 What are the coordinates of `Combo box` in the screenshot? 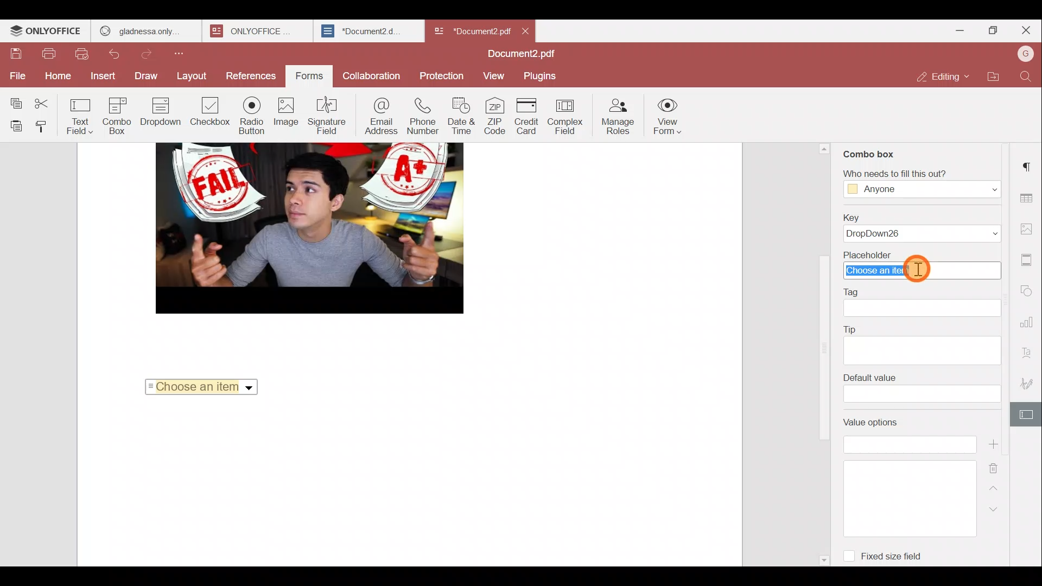 It's located at (121, 116).